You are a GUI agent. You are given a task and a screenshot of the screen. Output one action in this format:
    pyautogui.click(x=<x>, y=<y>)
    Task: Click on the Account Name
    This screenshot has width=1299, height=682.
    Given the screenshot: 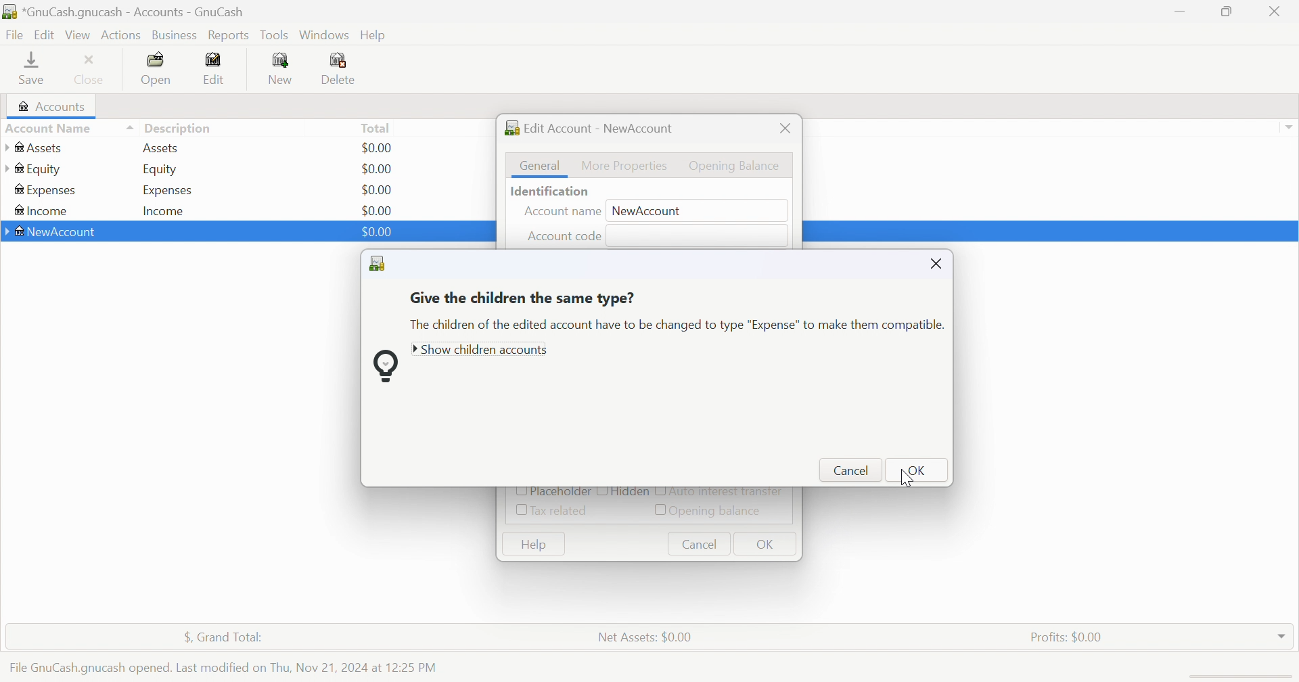 What is the action you would take?
    pyautogui.click(x=562, y=213)
    